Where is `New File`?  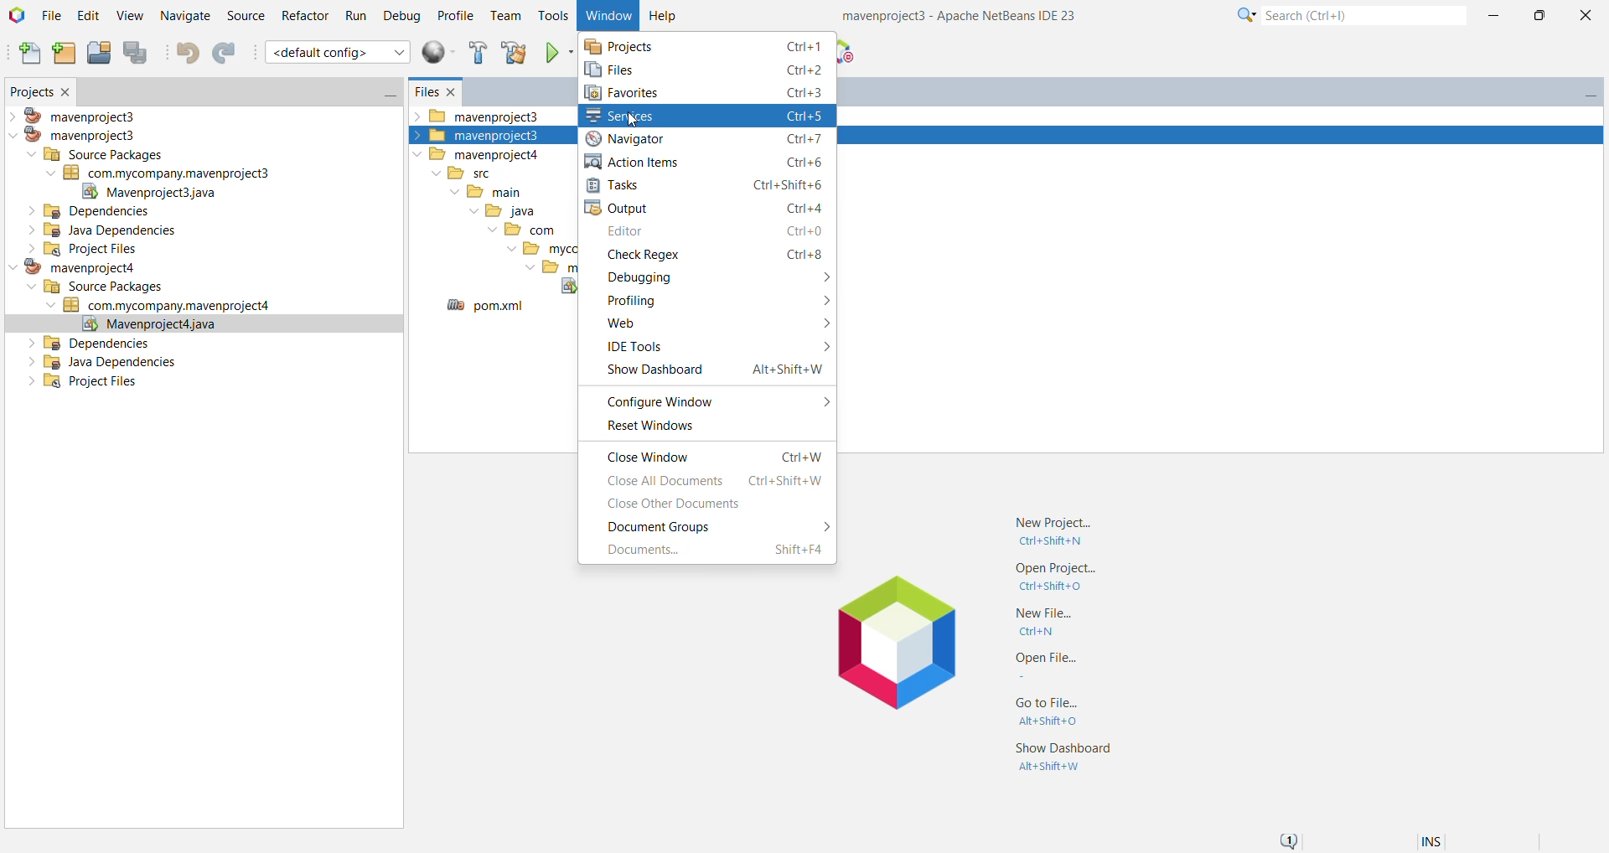
New File is located at coordinates (1048, 623).